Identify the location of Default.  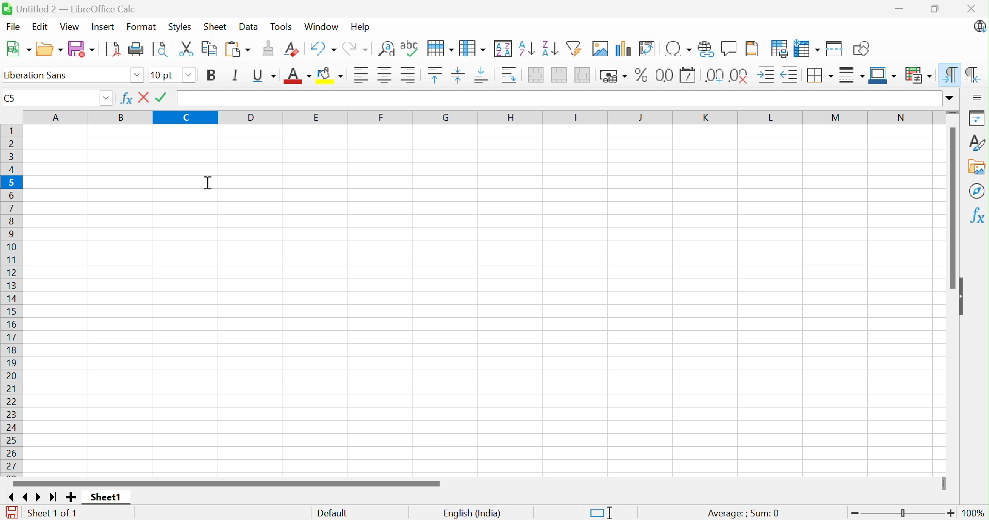
(333, 513).